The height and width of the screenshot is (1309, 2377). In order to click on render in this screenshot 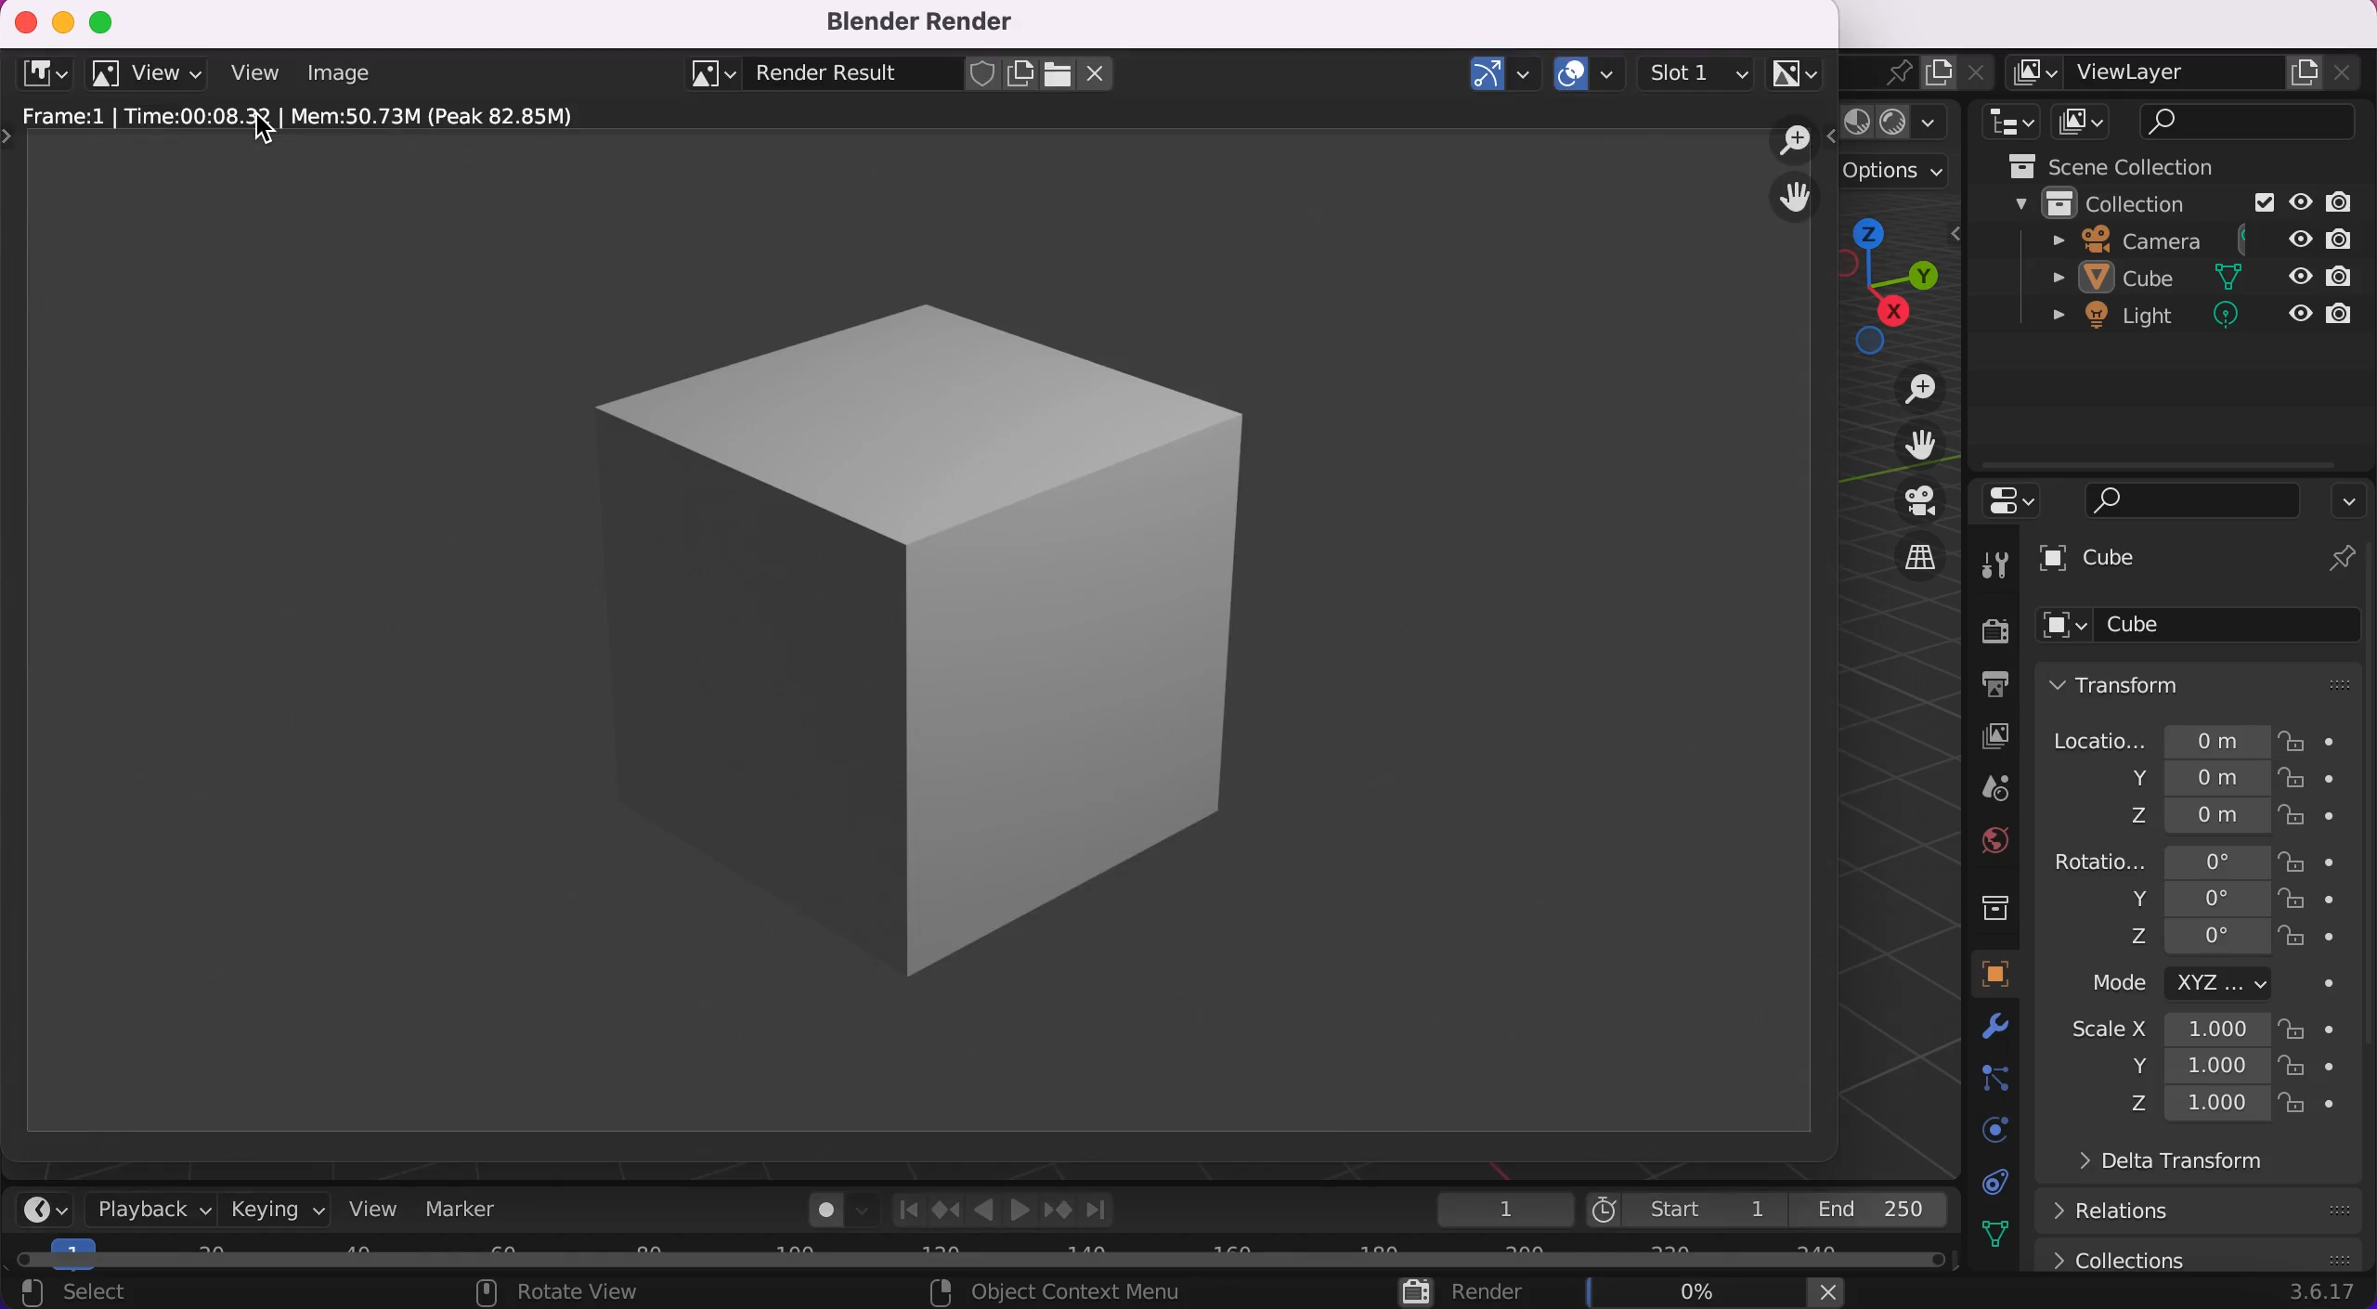, I will do `click(1978, 629)`.